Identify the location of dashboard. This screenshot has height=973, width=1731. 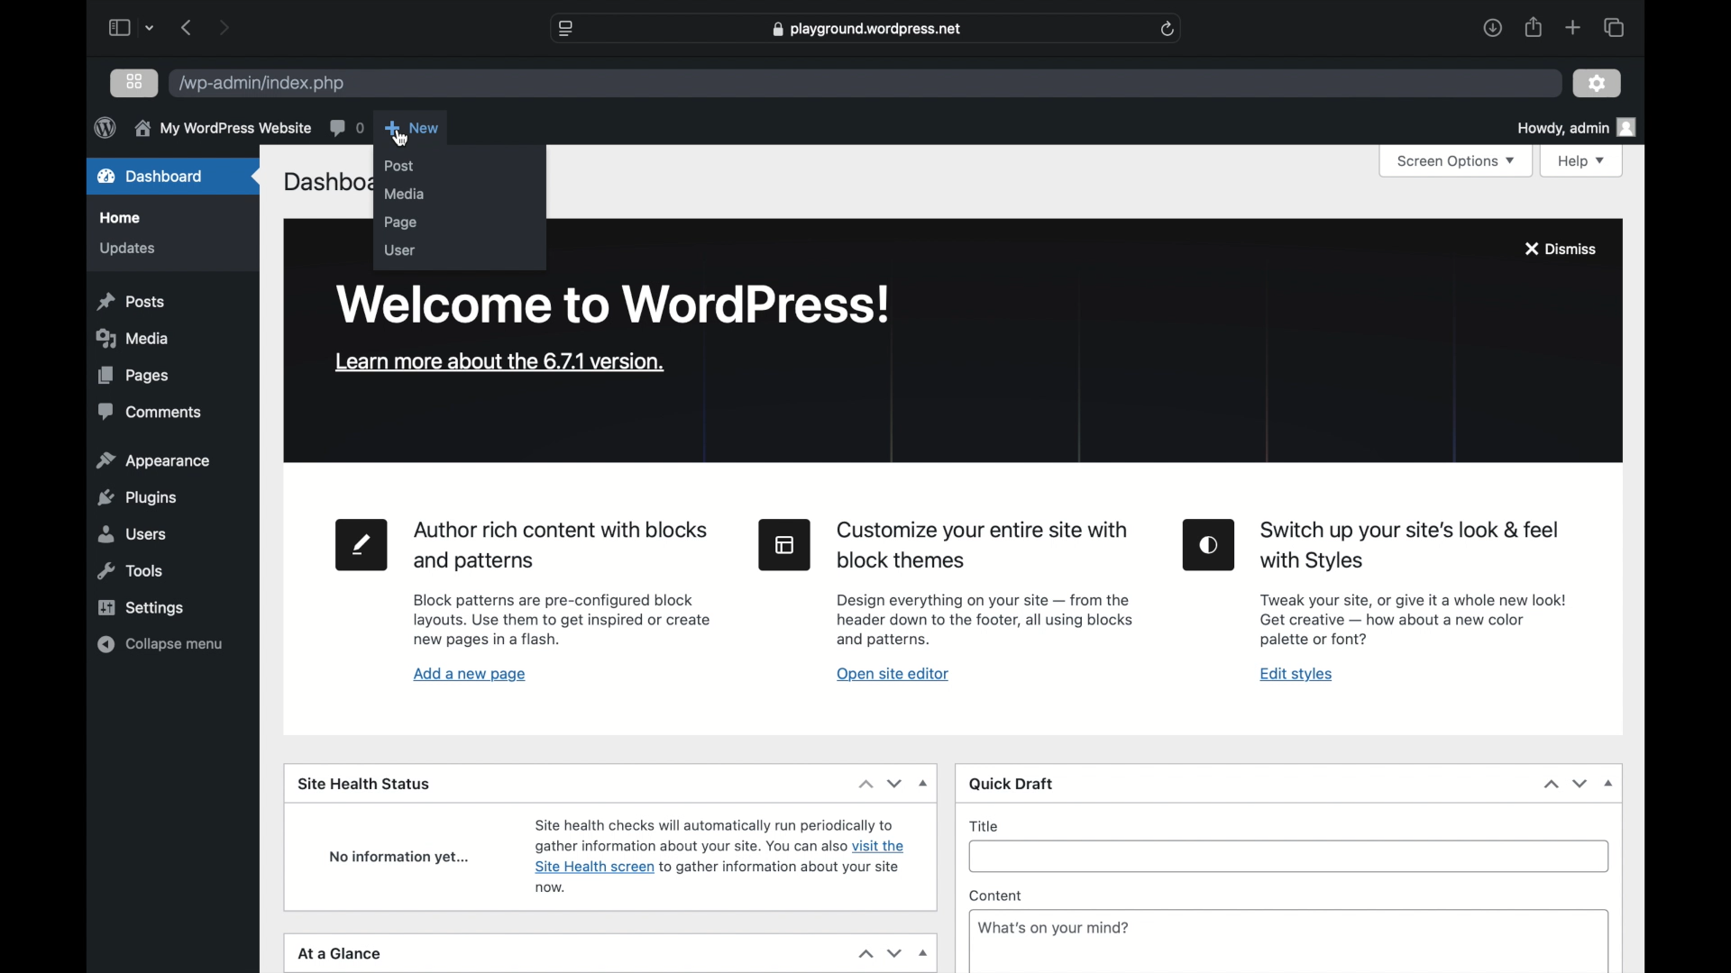
(151, 176).